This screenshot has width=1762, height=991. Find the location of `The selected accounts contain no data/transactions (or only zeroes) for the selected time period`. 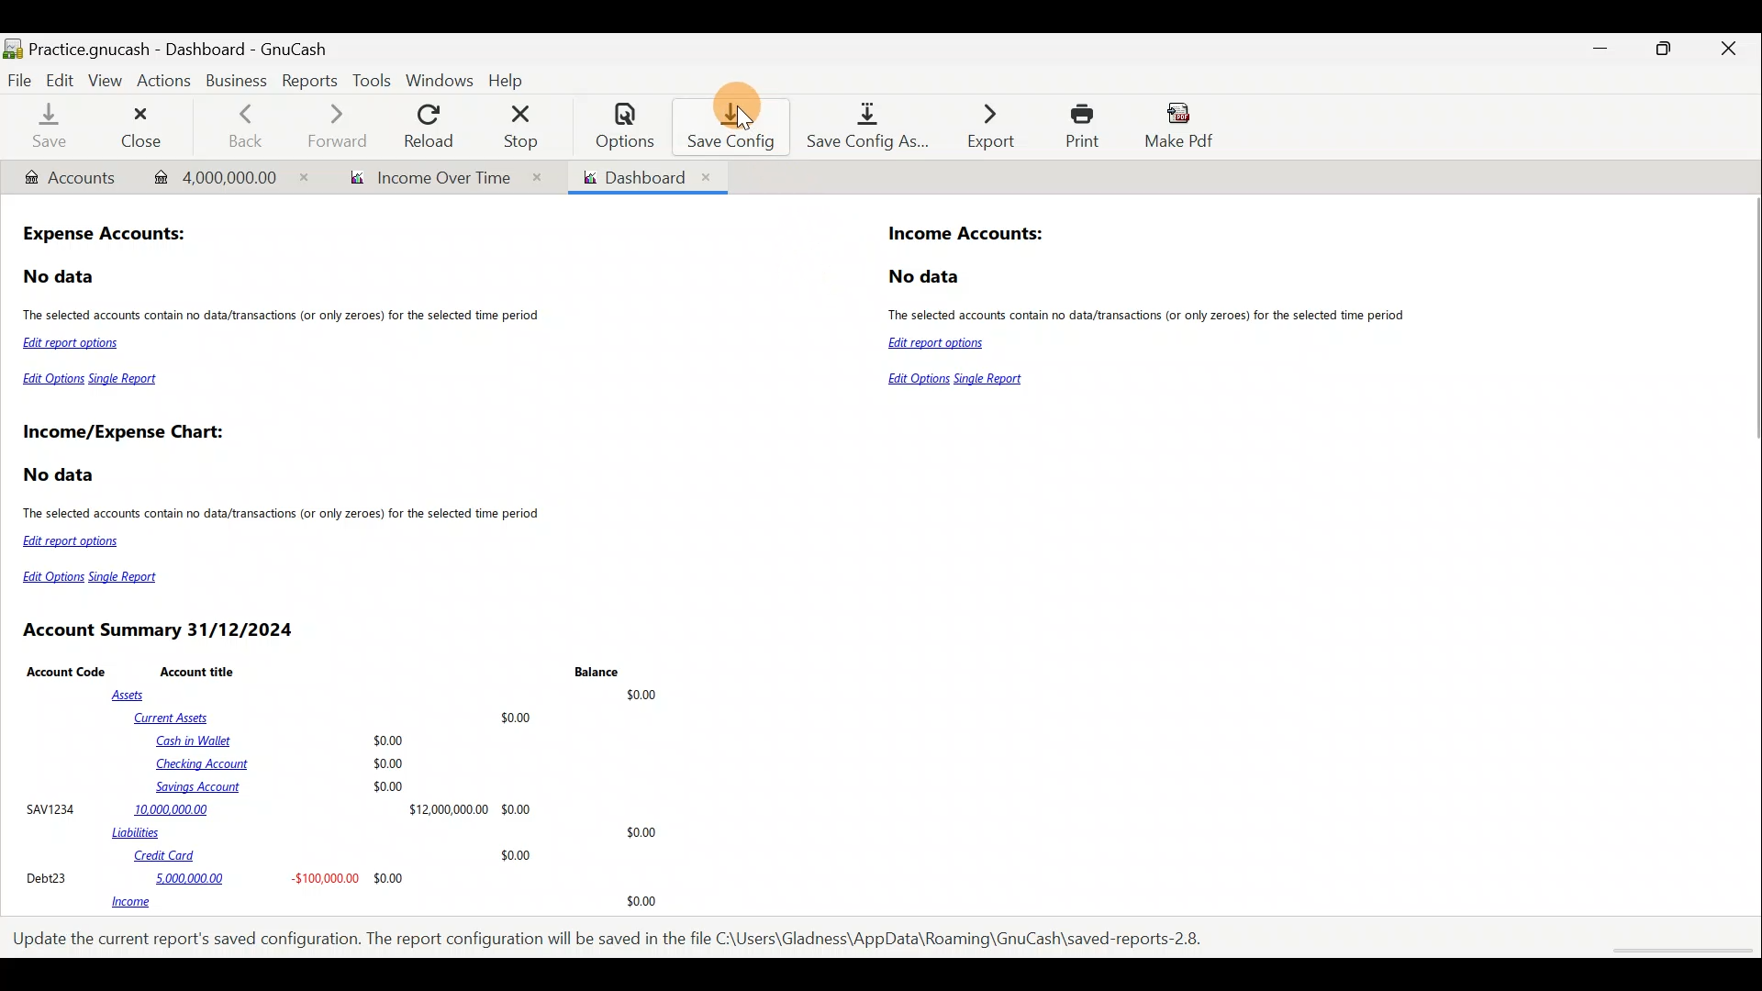

The selected accounts contain no data/transactions (or only zeroes) for the selected time period is located at coordinates (284, 317).